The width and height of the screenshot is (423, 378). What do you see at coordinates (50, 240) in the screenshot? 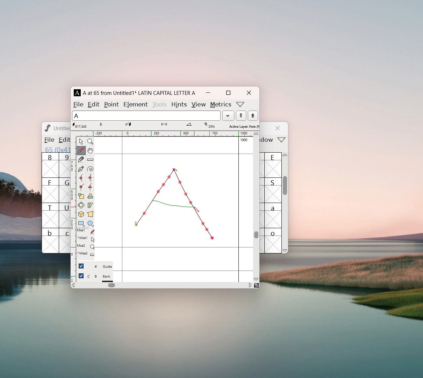
I see `b` at bounding box center [50, 240].